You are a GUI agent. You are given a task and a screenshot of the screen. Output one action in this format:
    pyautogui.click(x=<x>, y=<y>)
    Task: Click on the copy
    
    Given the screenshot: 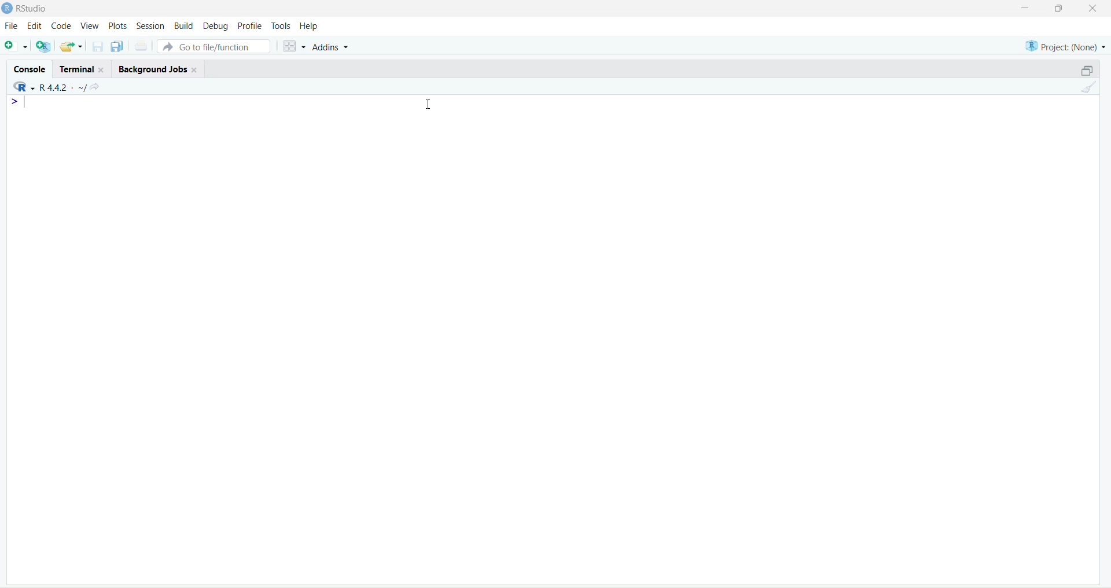 What is the action you would take?
    pyautogui.click(x=117, y=46)
    